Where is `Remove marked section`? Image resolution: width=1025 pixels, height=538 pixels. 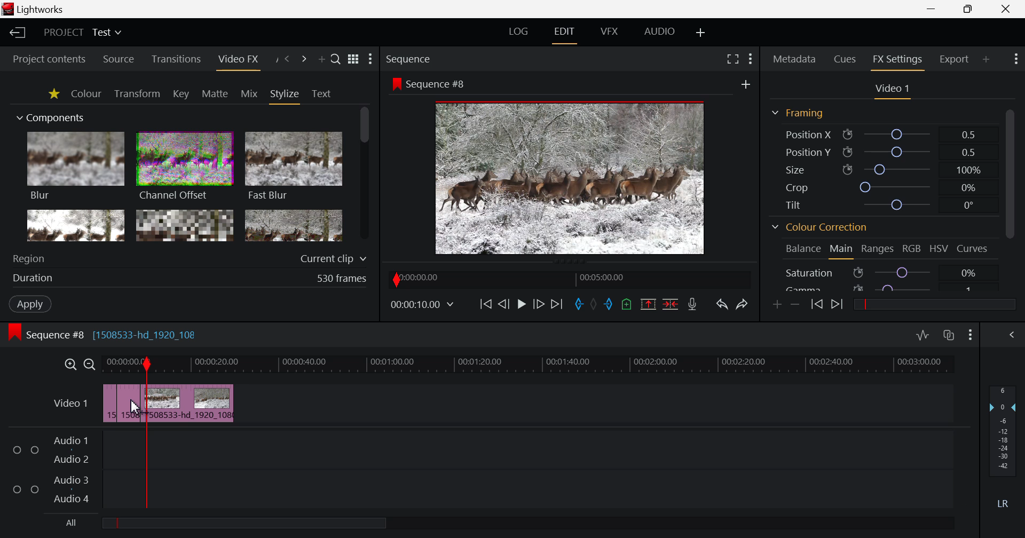 Remove marked section is located at coordinates (650, 305).